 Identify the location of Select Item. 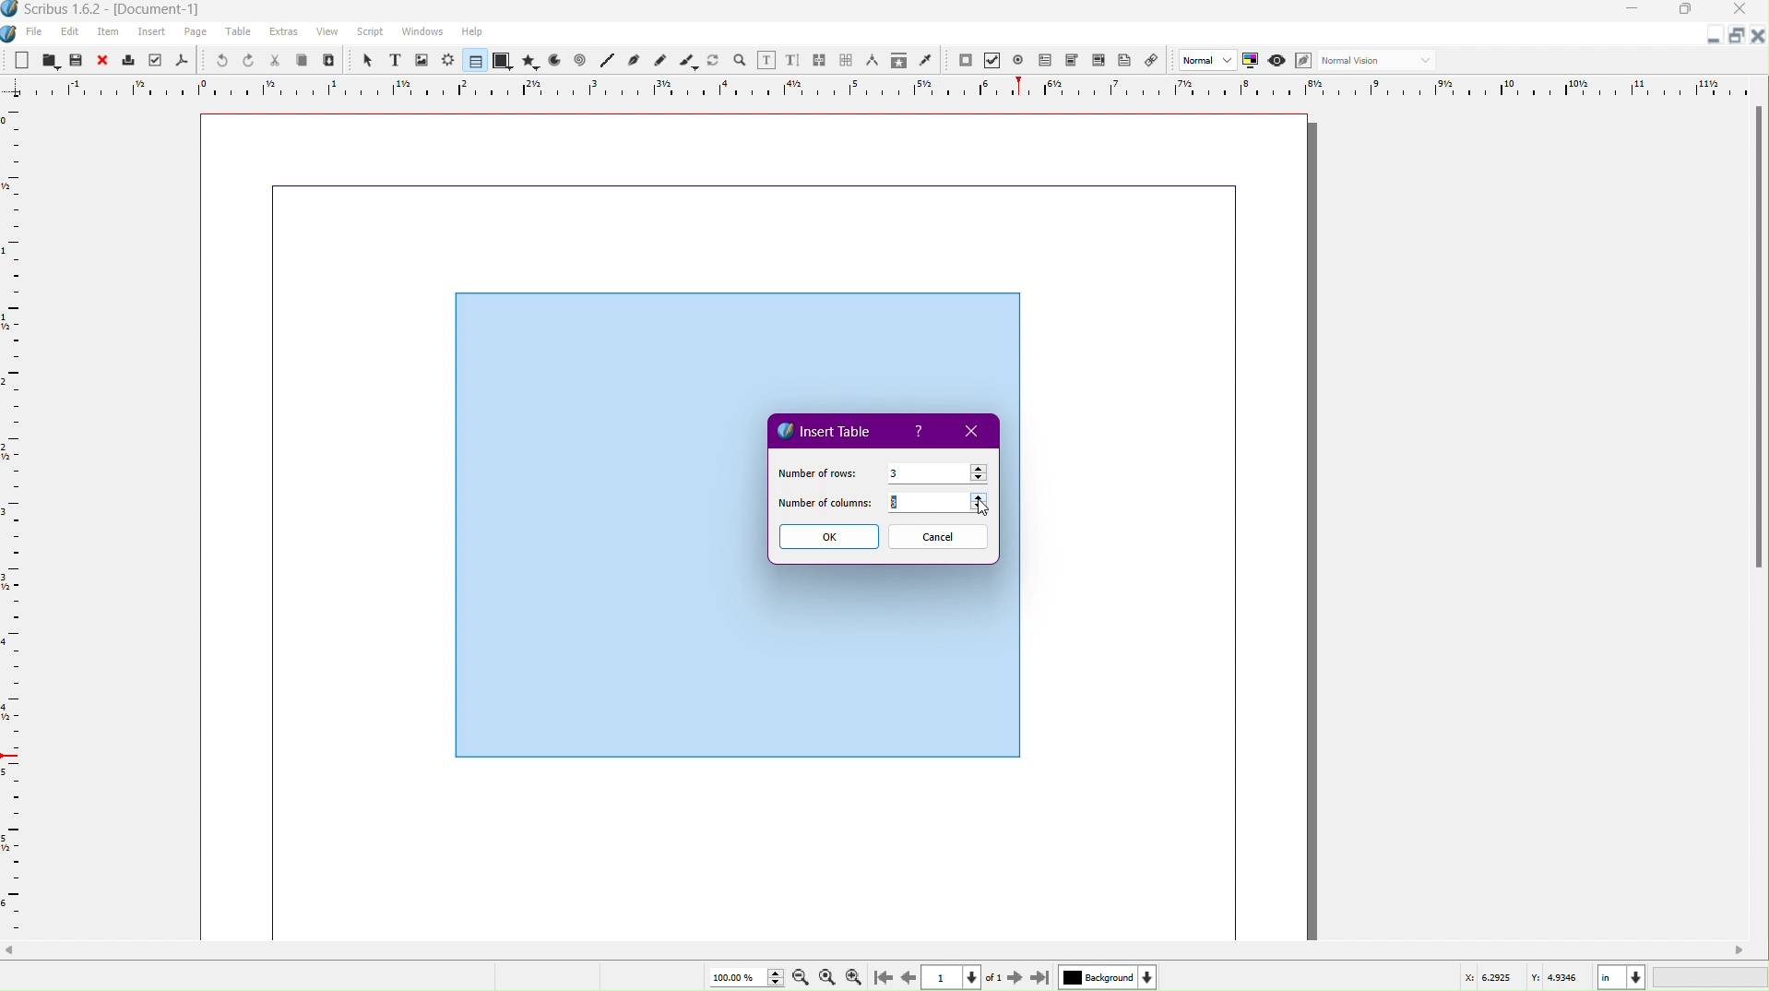
(366, 59).